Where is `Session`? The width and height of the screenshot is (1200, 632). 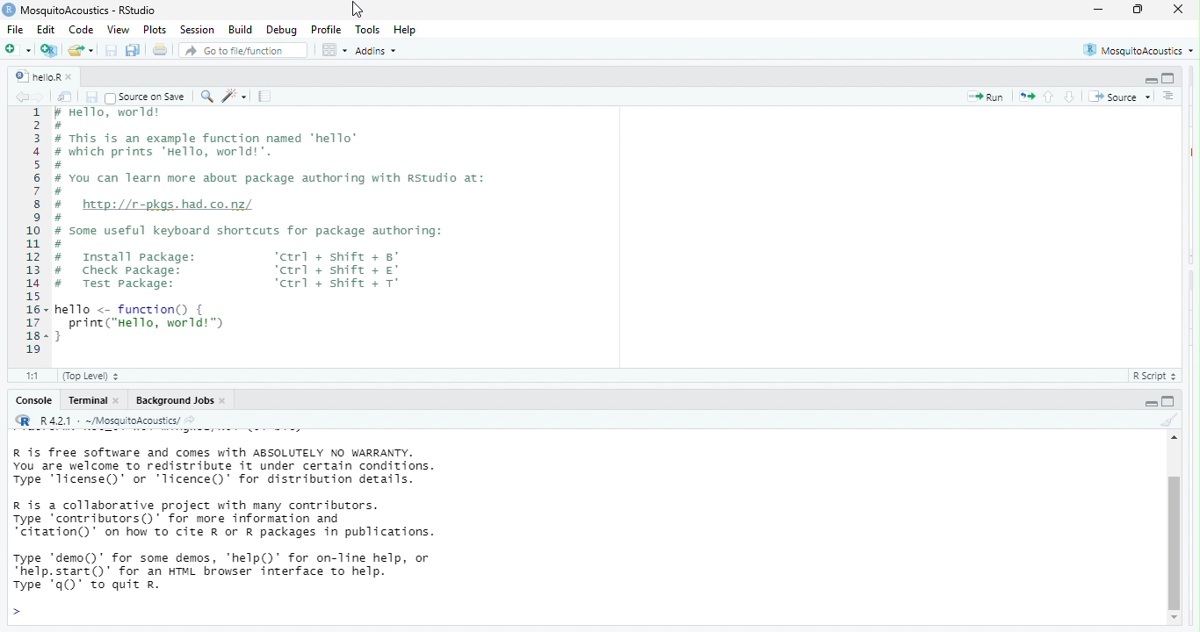
Session is located at coordinates (197, 30).